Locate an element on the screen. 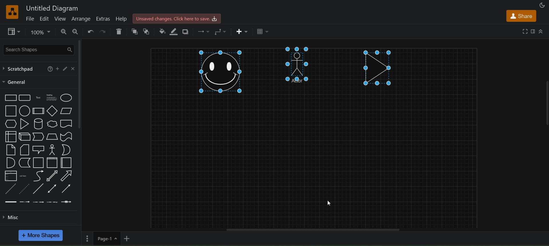 The image size is (549, 246). circle is located at coordinates (24, 110).